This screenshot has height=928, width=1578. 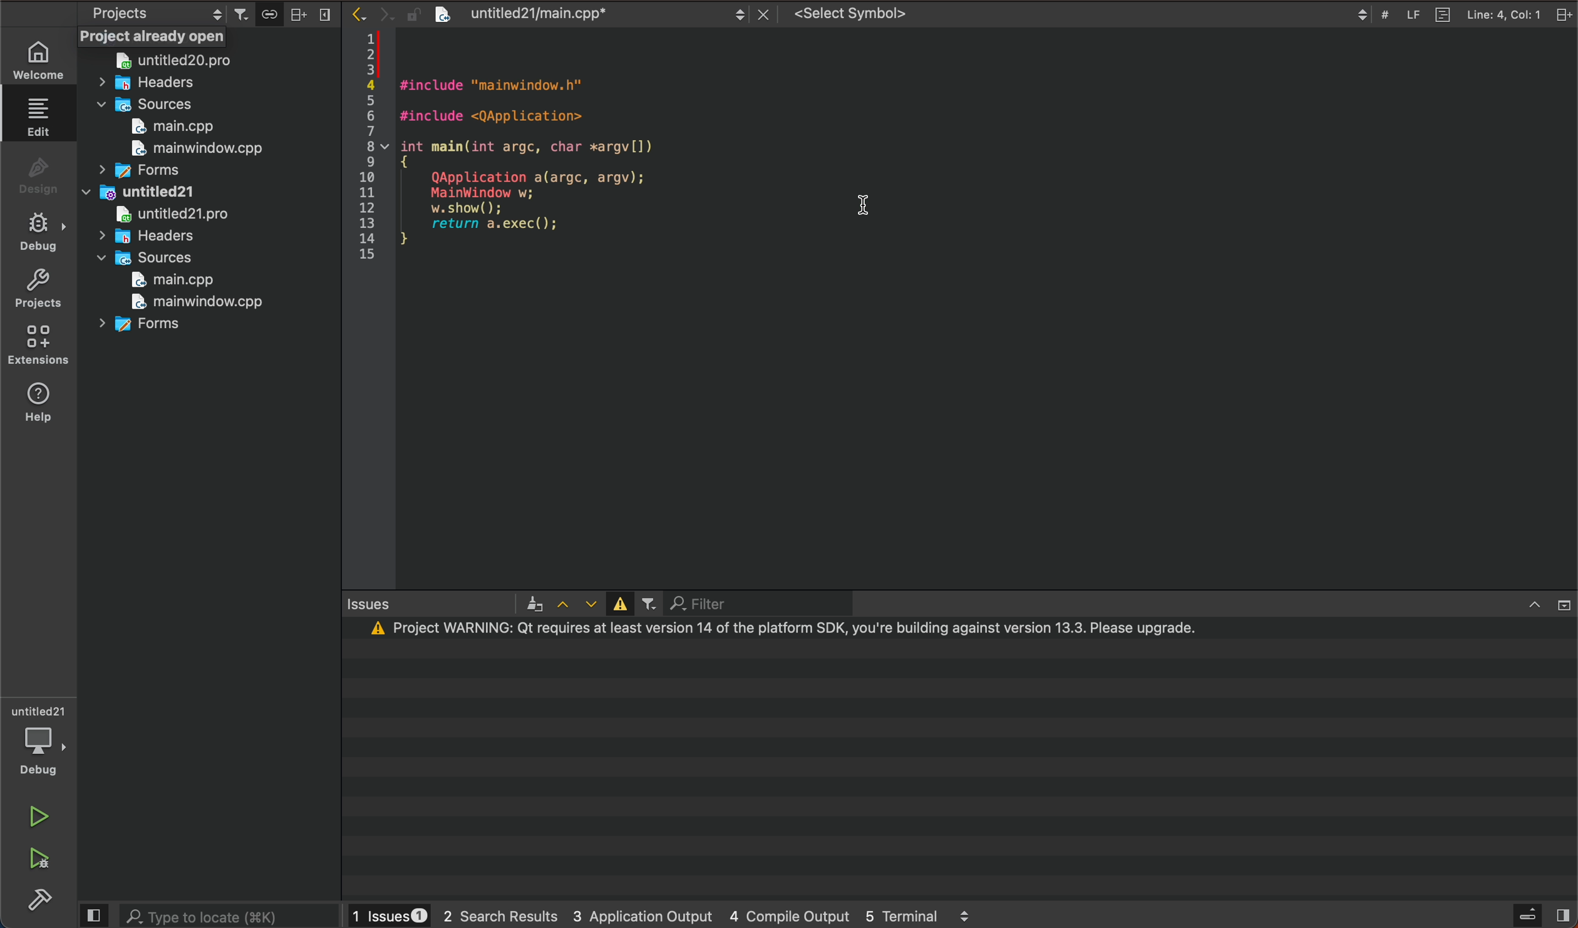 I want to click on arrows, so click(x=370, y=13).